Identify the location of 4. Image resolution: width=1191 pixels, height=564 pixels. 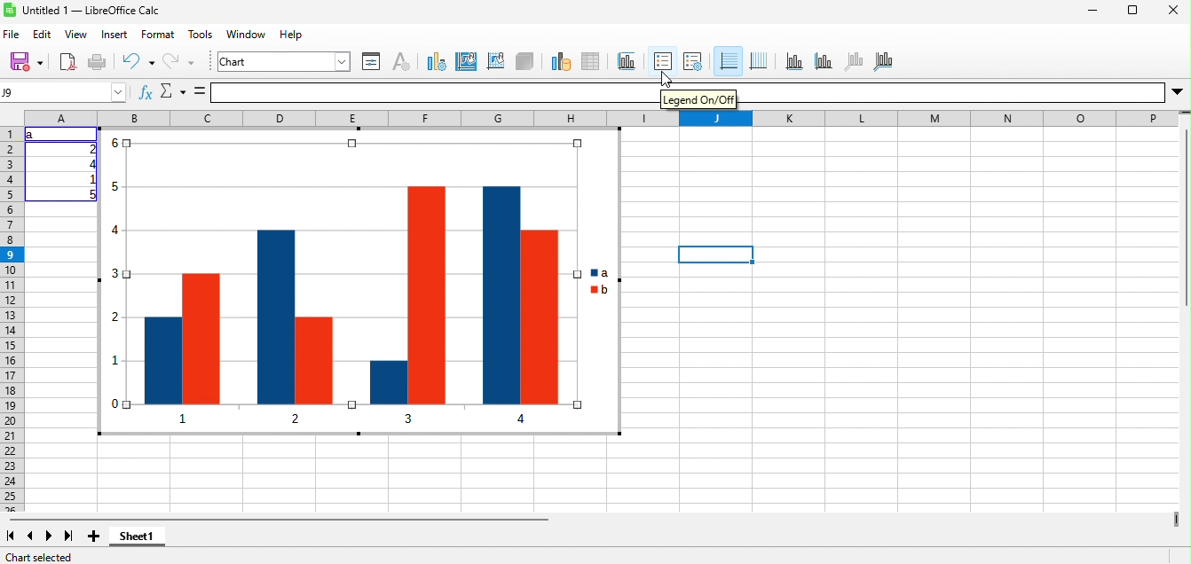
(91, 164).